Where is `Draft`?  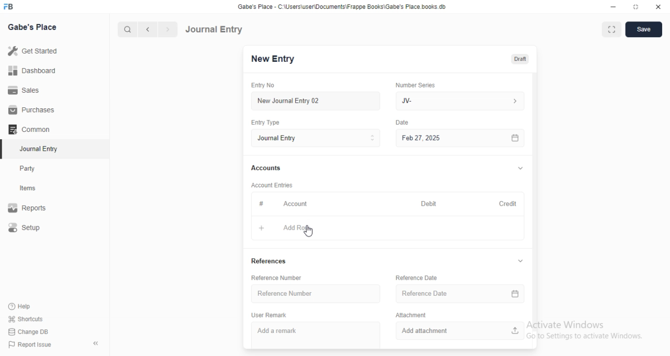 Draft is located at coordinates (521, 59).